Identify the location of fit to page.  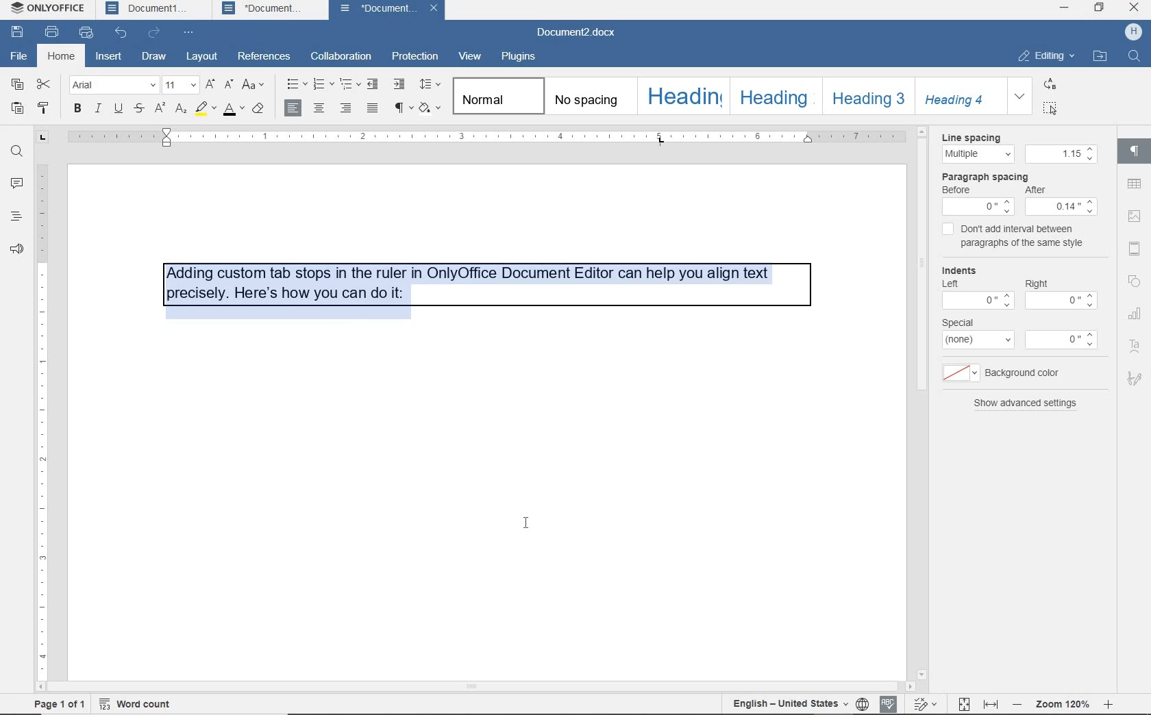
(963, 704).